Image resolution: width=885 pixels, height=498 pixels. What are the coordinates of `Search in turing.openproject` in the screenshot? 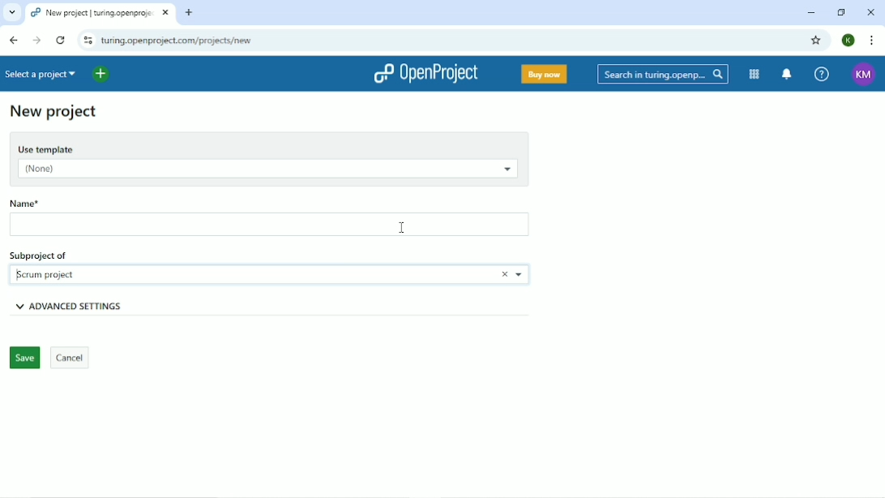 It's located at (661, 74).